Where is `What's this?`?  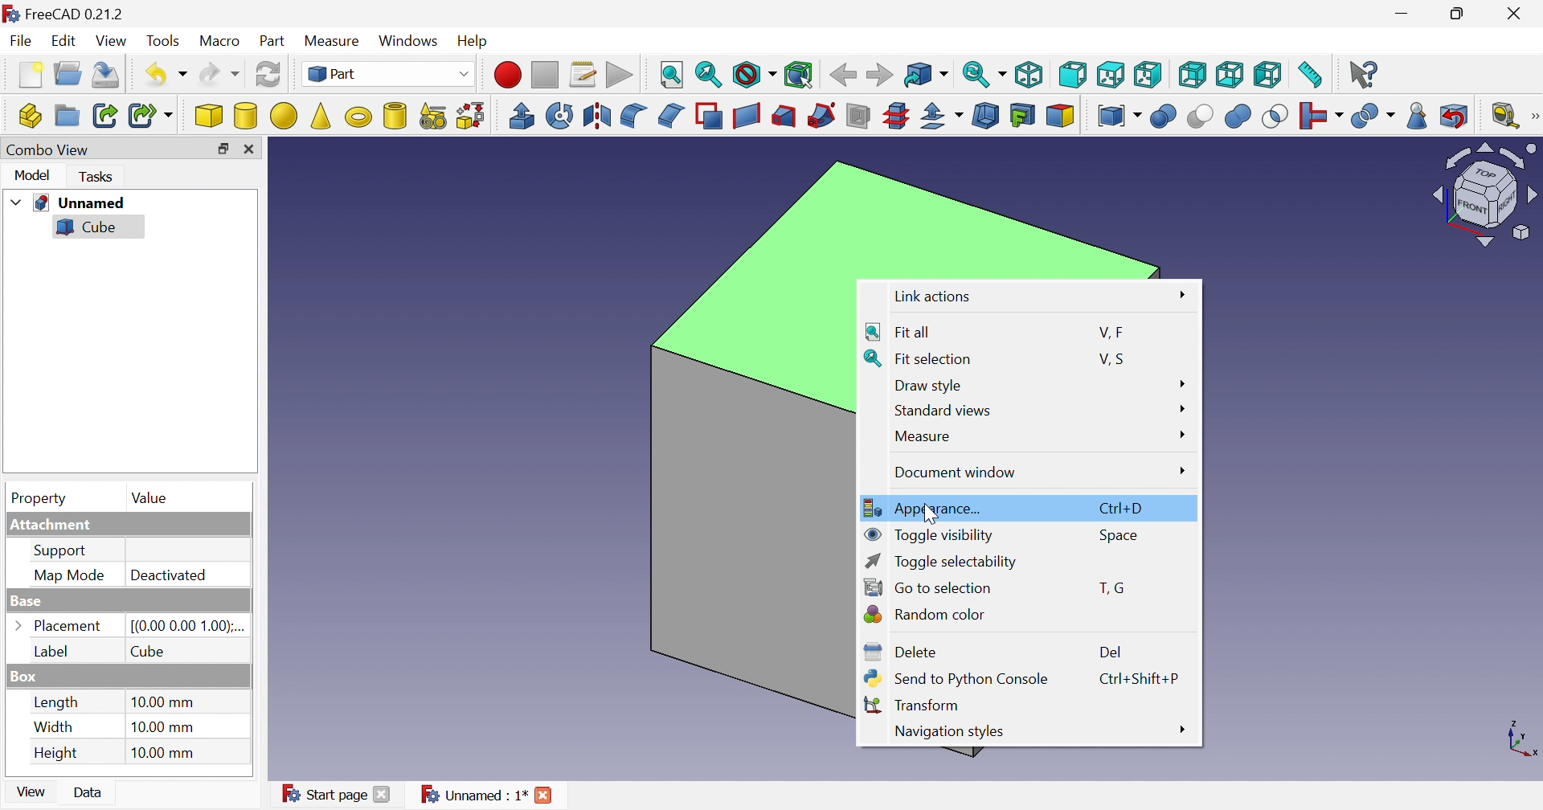
What's this? is located at coordinates (1365, 76).